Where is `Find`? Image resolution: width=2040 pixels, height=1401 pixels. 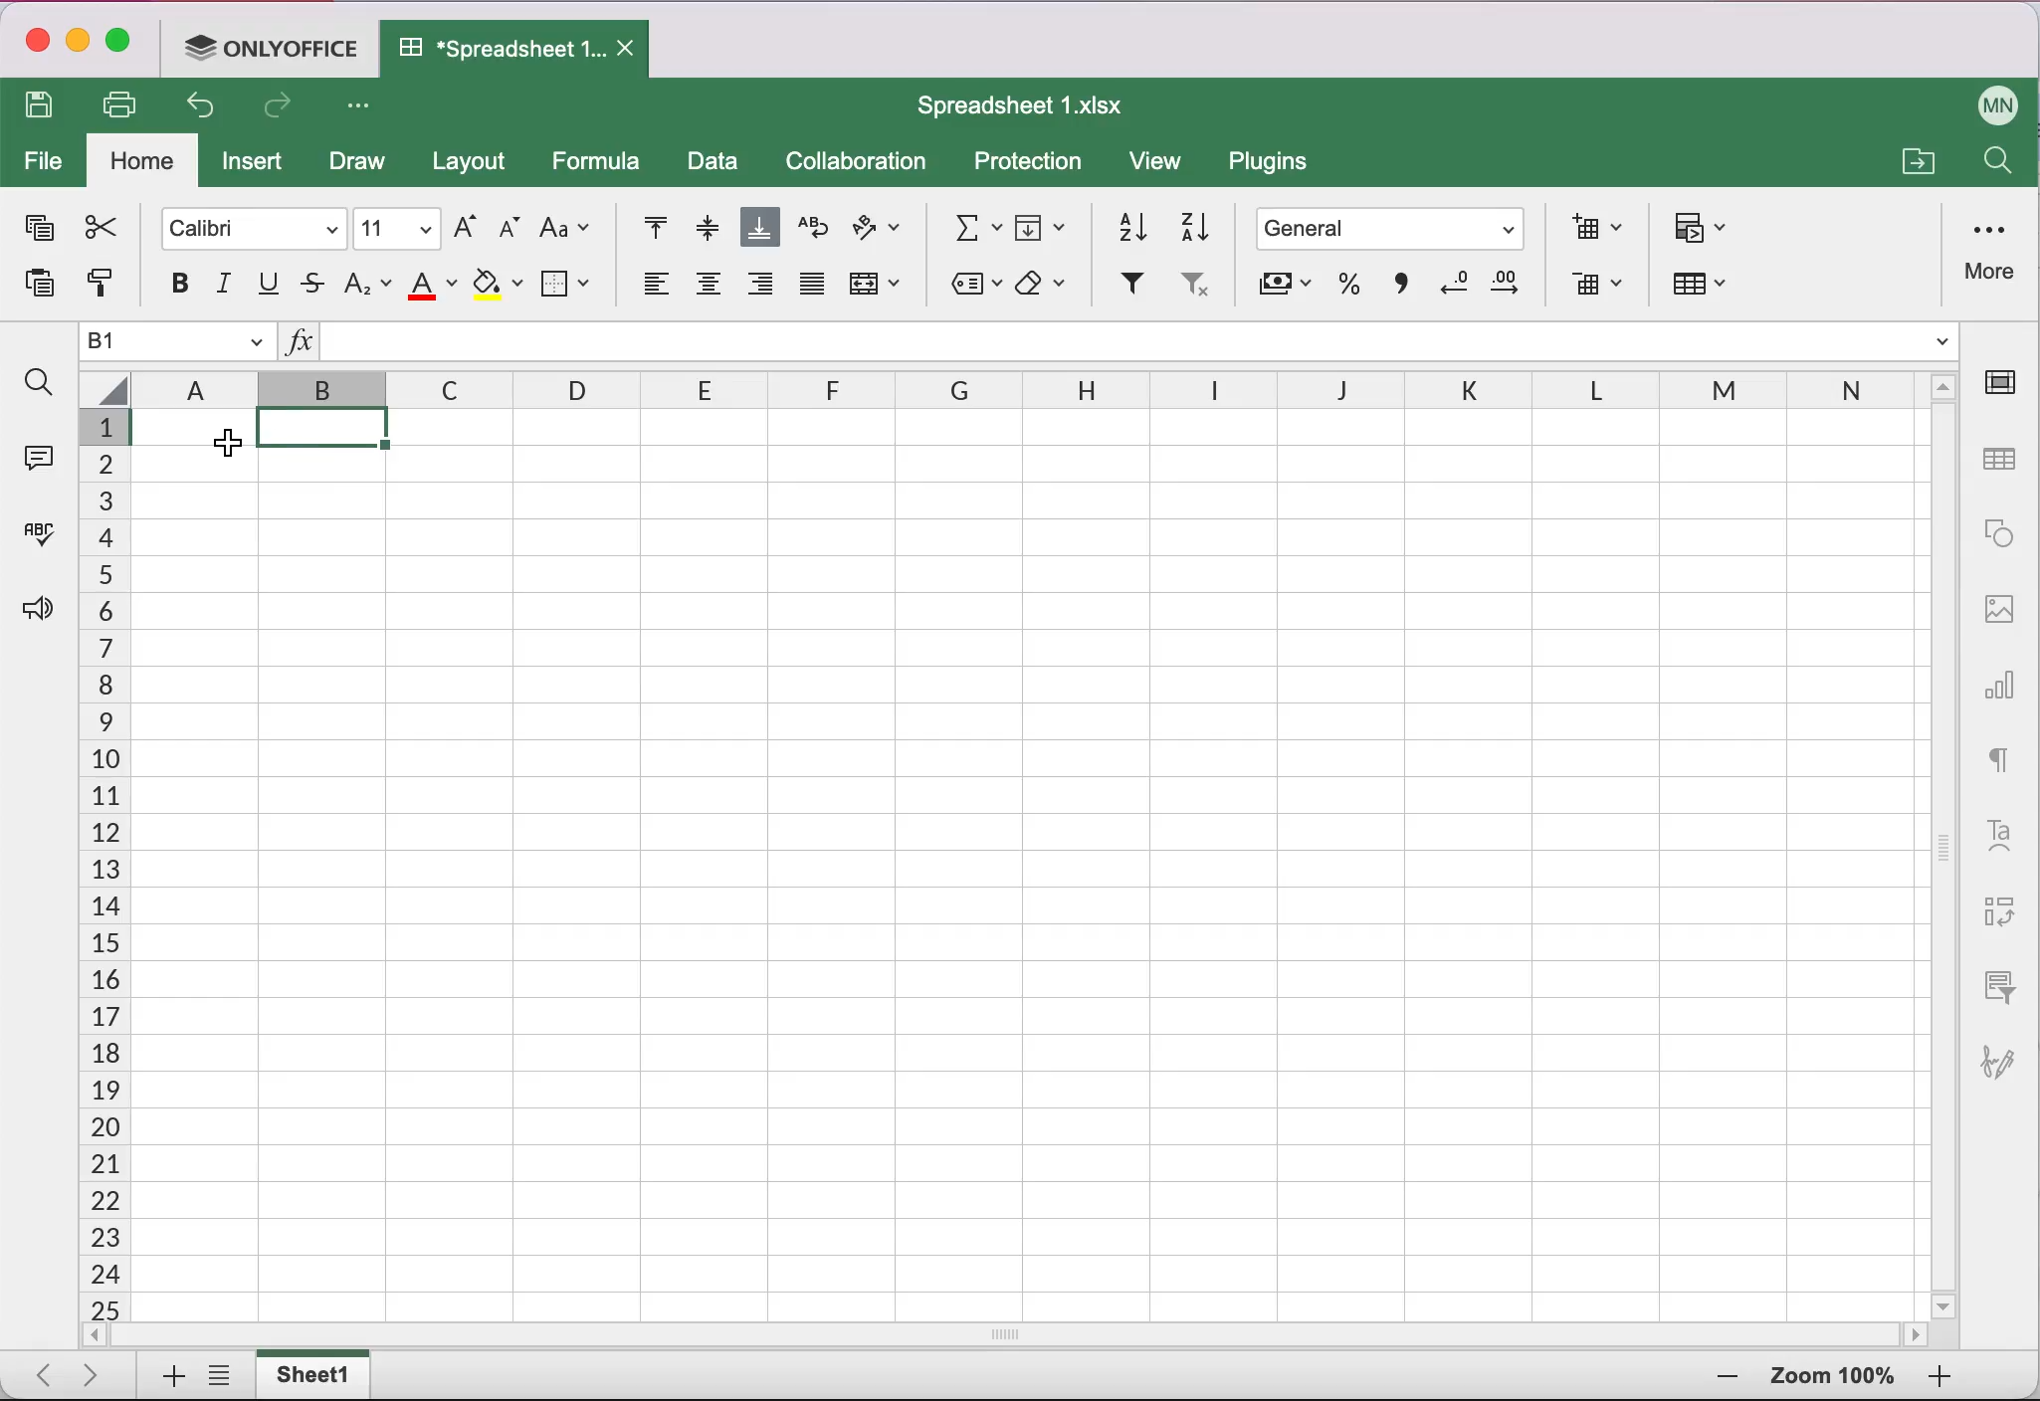
Find is located at coordinates (1995, 165).